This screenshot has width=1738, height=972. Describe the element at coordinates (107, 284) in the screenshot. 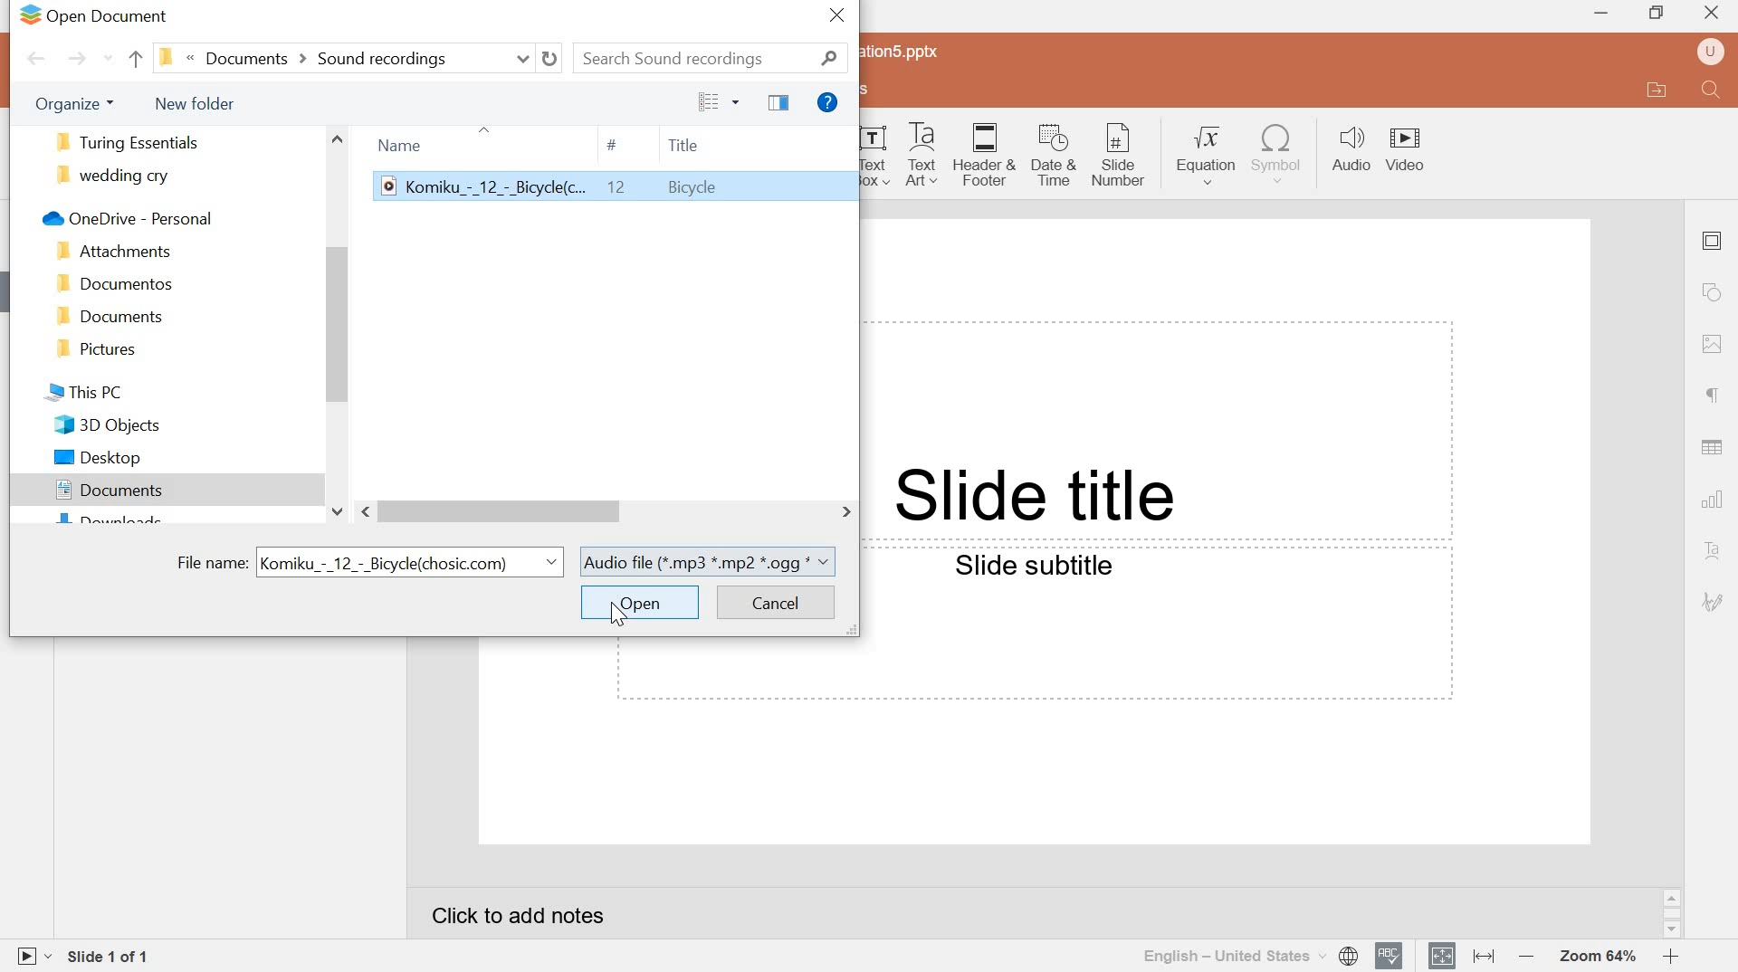

I see `documentos folder` at that location.